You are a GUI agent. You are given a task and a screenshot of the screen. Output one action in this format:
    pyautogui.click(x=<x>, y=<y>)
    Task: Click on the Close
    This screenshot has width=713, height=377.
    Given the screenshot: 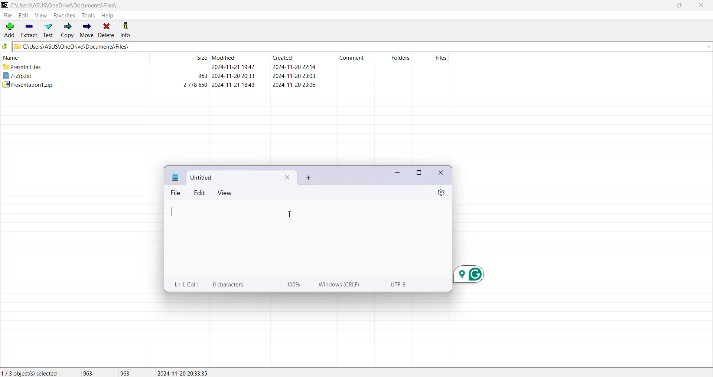 What is the action you would take?
    pyautogui.click(x=703, y=6)
    